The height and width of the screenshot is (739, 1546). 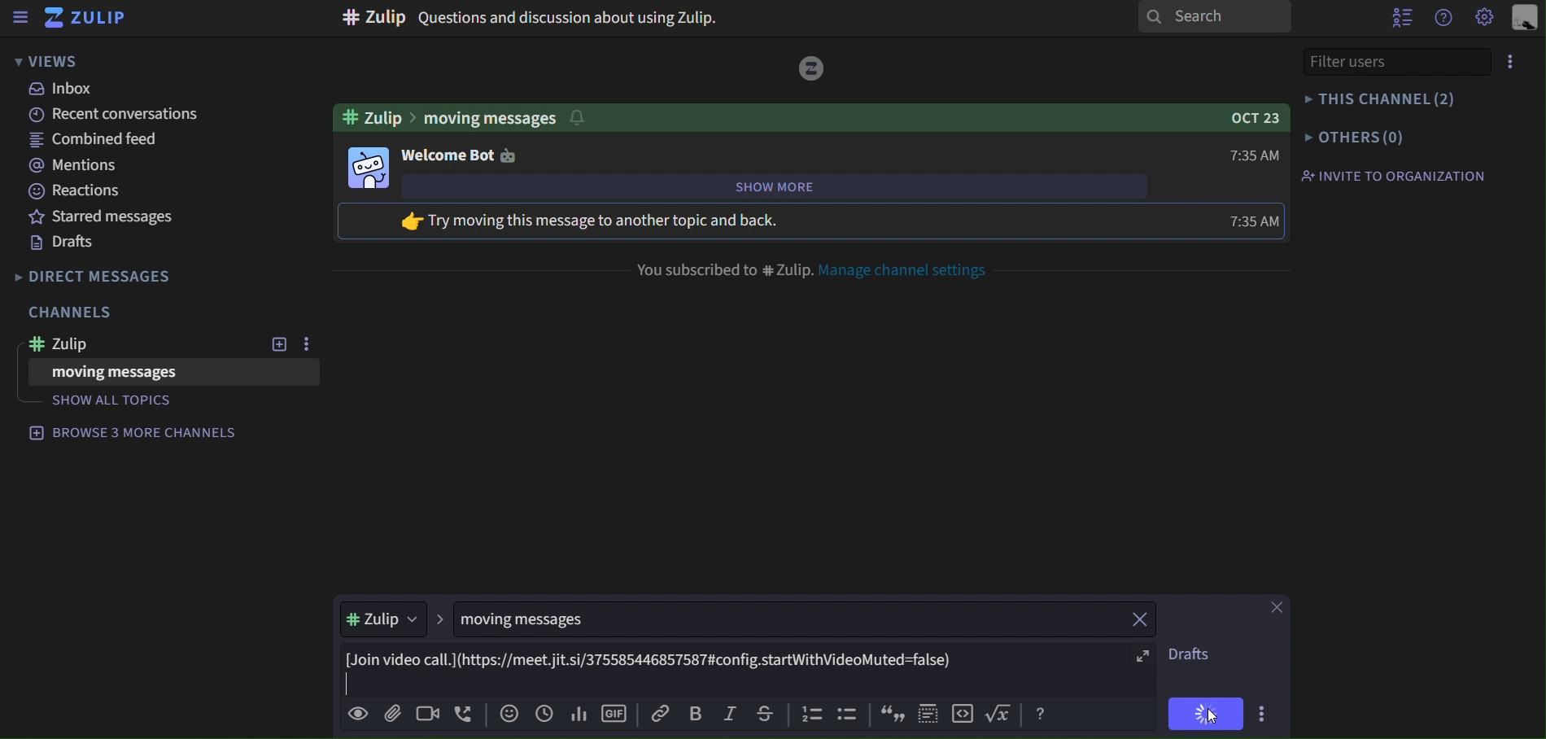 What do you see at coordinates (1522, 20) in the screenshot?
I see `personal menu` at bounding box center [1522, 20].